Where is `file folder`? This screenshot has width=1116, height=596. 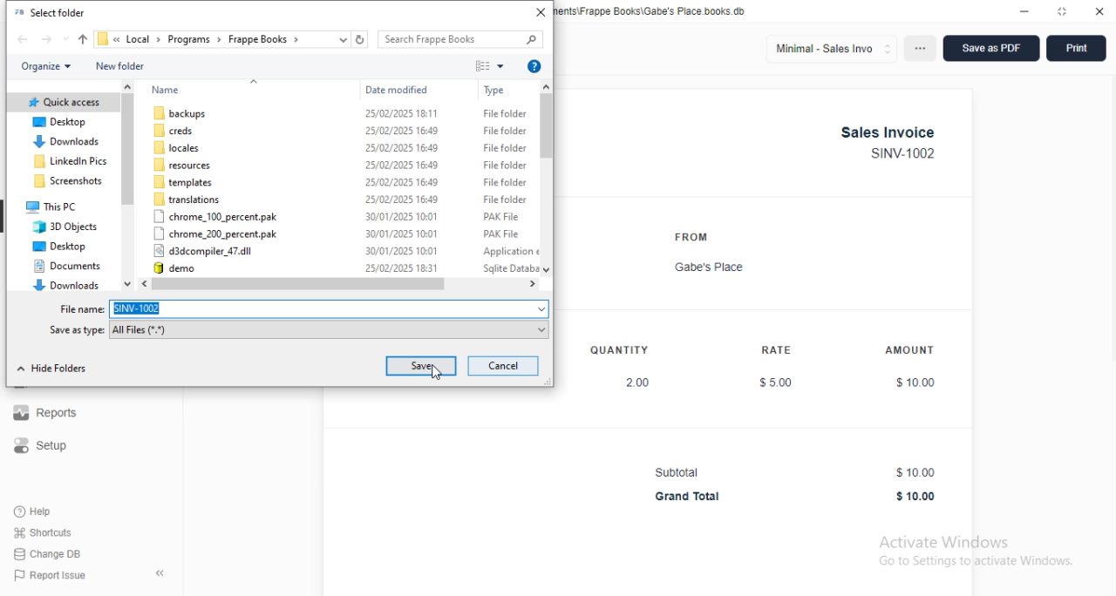
file folder is located at coordinates (506, 113).